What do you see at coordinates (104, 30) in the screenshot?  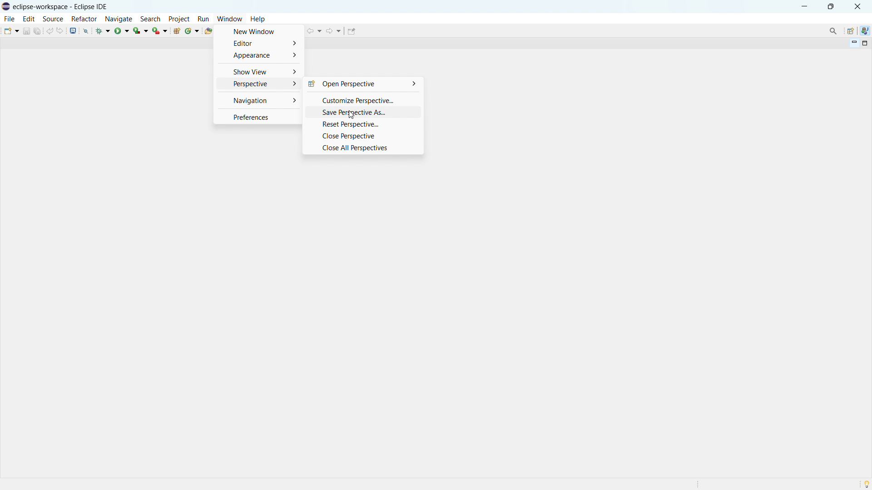 I see `debug` at bounding box center [104, 30].